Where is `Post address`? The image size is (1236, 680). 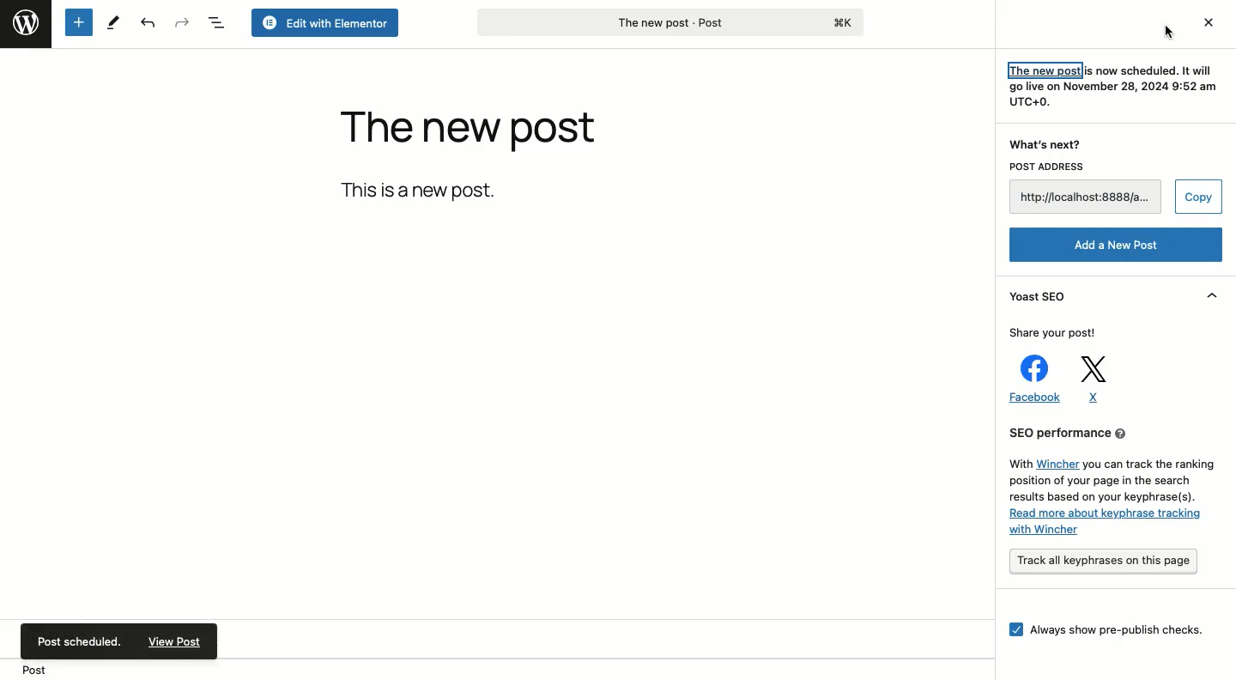 Post address is located at coordinates (1088, 167).